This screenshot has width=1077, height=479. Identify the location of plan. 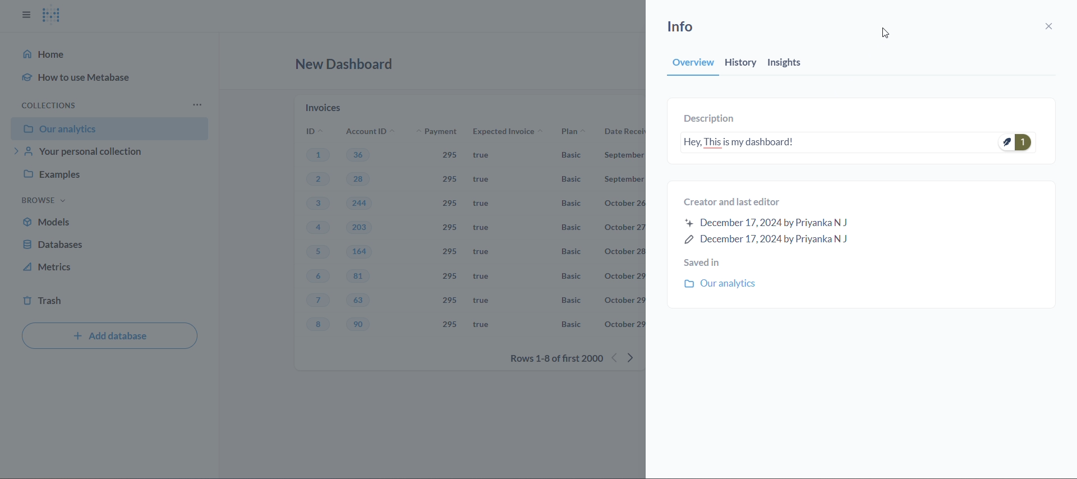
(571, 133).